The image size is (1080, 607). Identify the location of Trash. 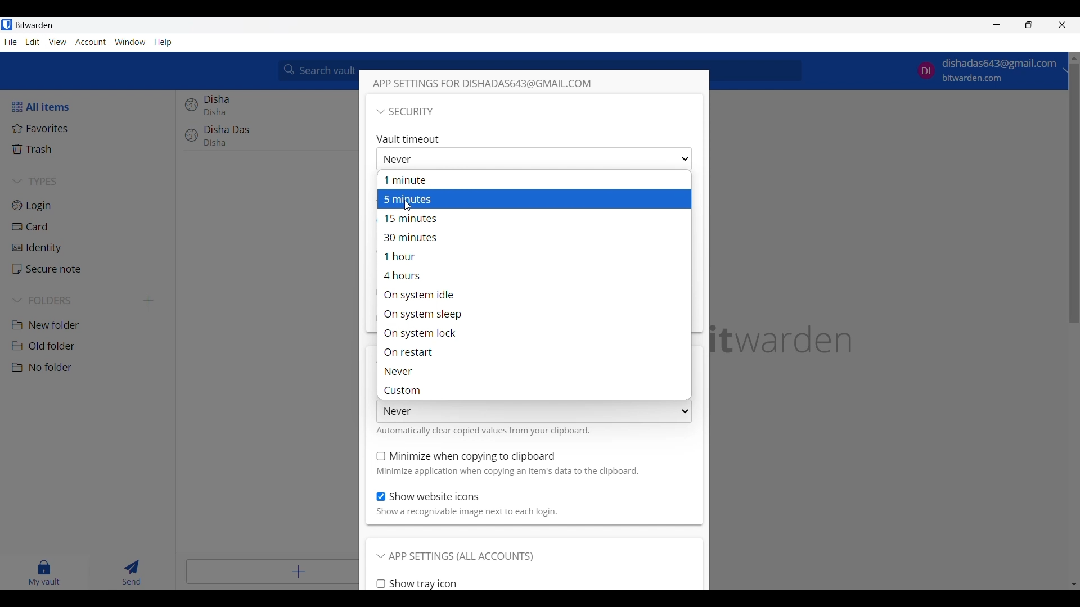
(91, 149).